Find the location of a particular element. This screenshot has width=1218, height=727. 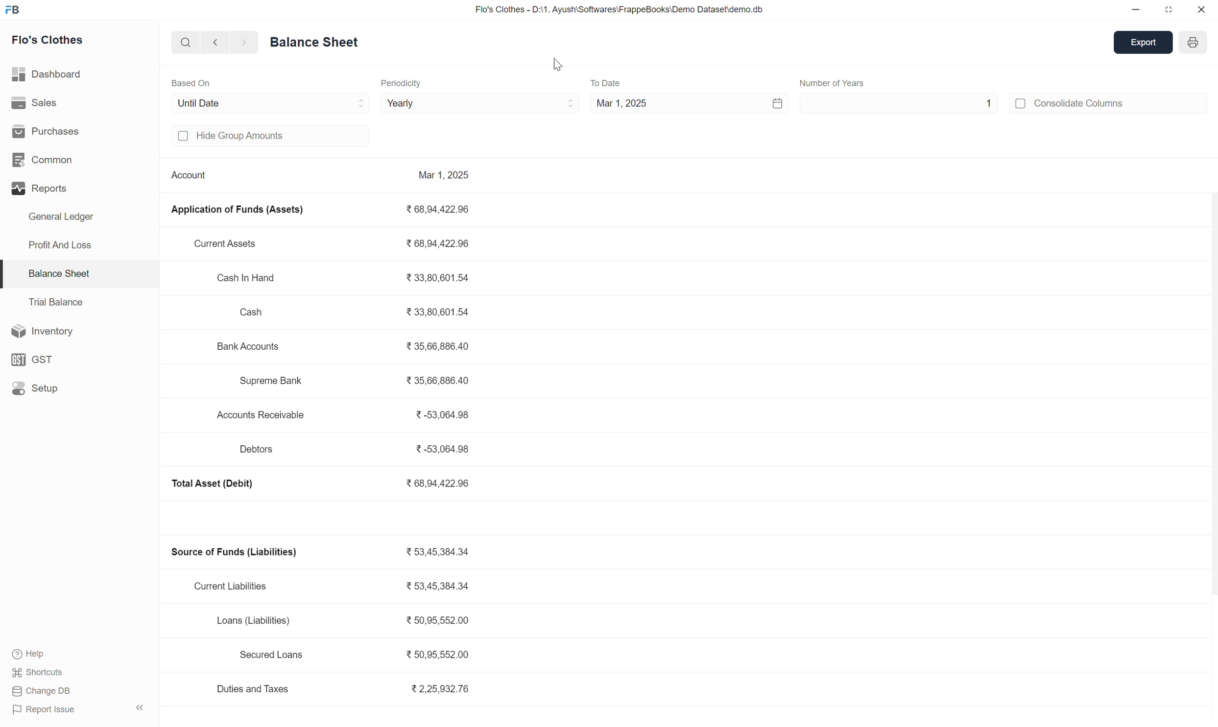

Sales is located at coordinates (44, 105).